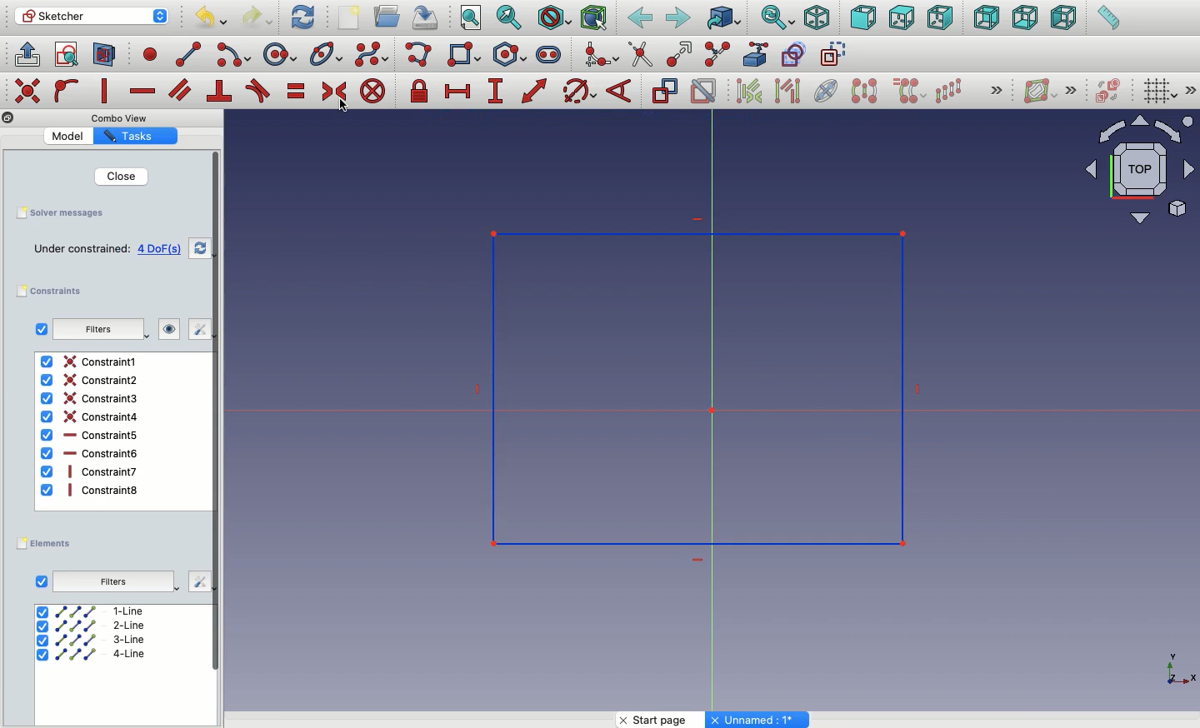 The height and width of the screenshot is (728, 1200). Describe the element at coordinates (422, 56) in the screenshot. I see `Polyline` at that location.